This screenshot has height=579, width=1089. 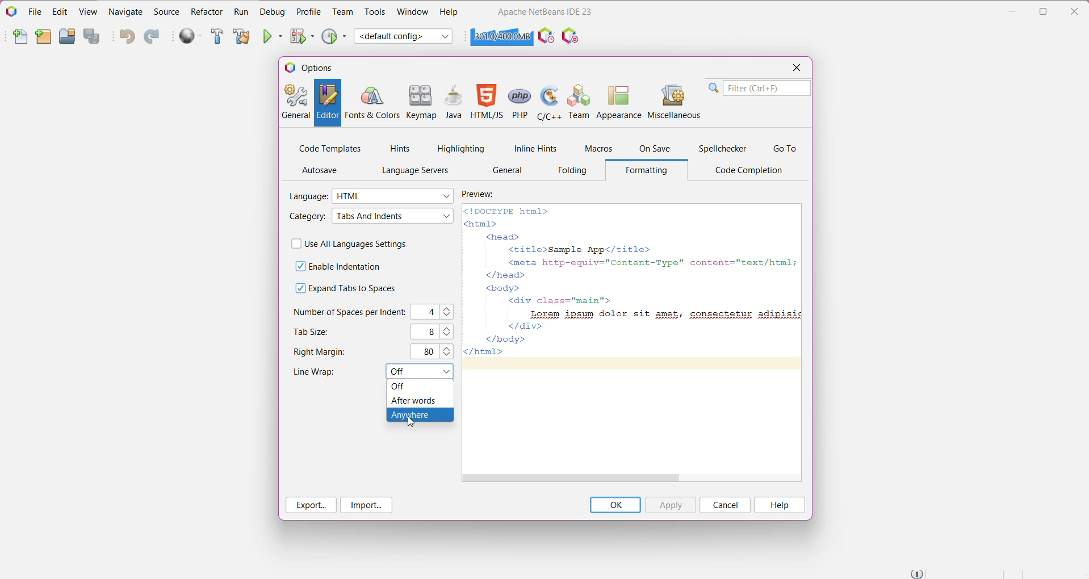 What do you see at coordinates (298, 267) in the screenshot?
I see `check off` at bounding box center [298, 267].